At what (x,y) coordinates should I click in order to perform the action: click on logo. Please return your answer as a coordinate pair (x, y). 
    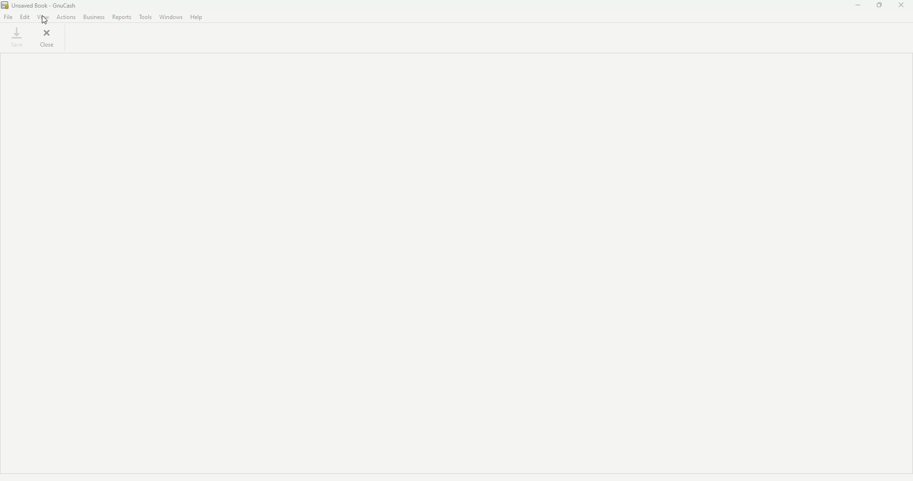
    Looking at the image, I should click on (6, 6).